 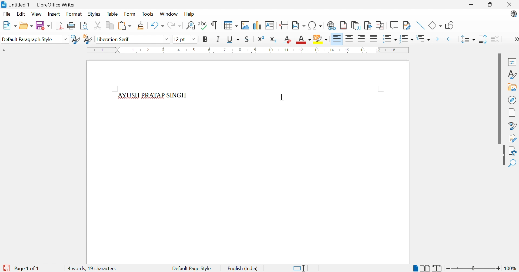 What do you see at coordinates (511, 268) in the screenshot?
I see `100%` at bounding box center [511, 268].